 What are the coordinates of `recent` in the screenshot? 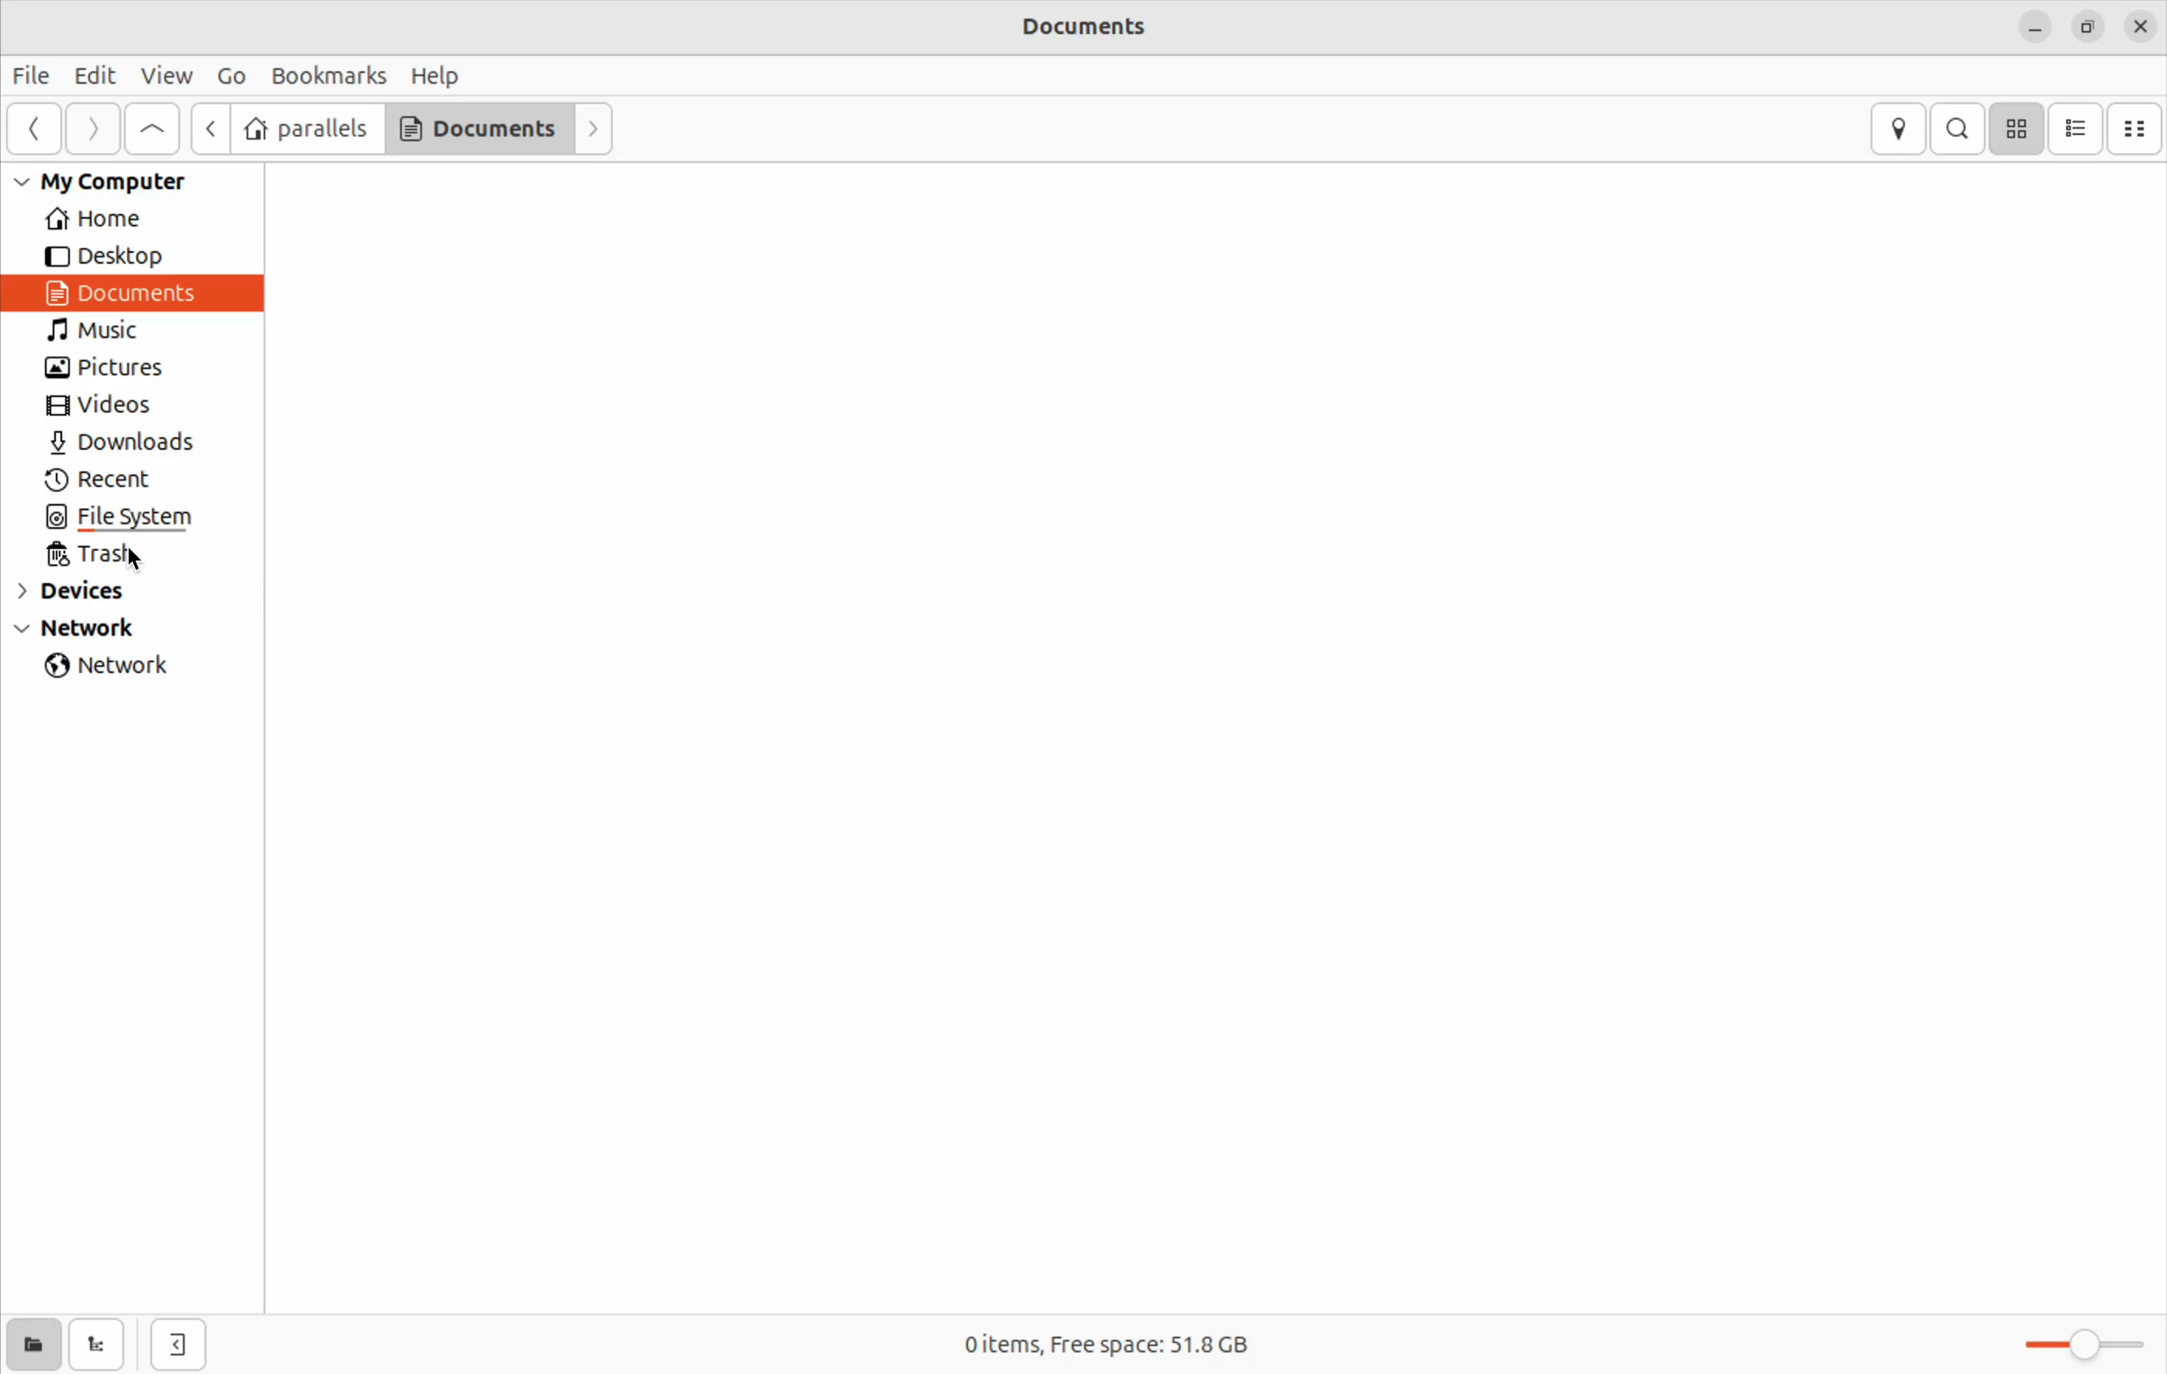 It's located at (106, 483).